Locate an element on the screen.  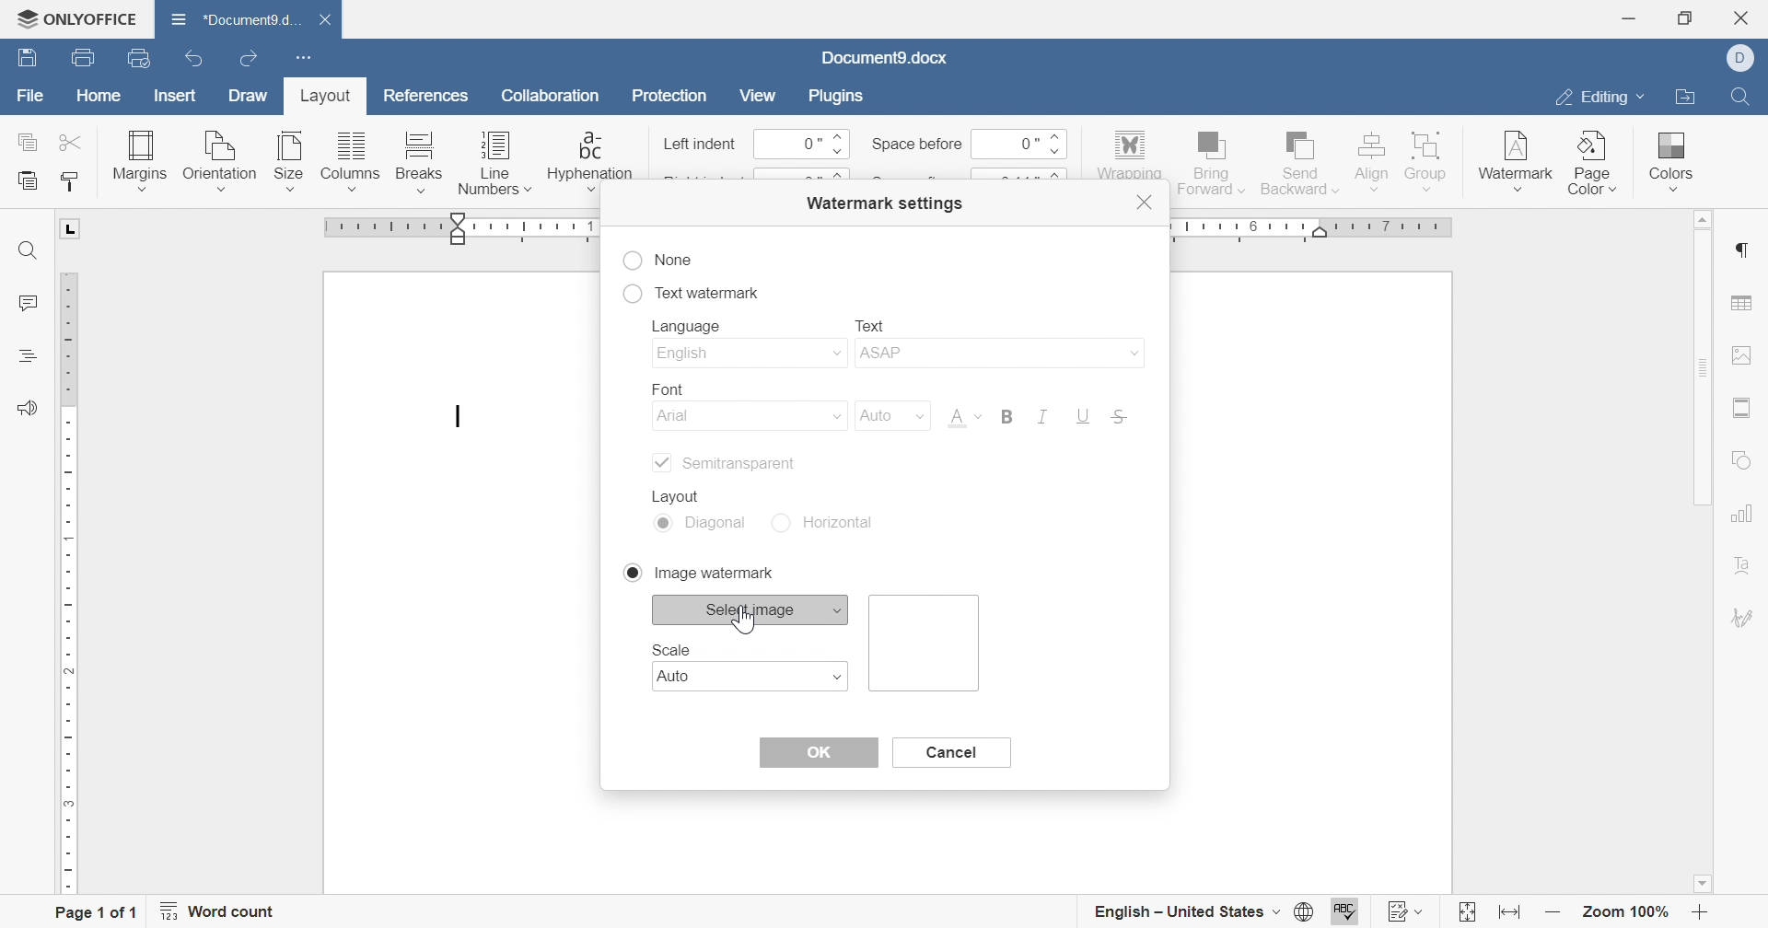
auto is located at coordinates (887, 415).